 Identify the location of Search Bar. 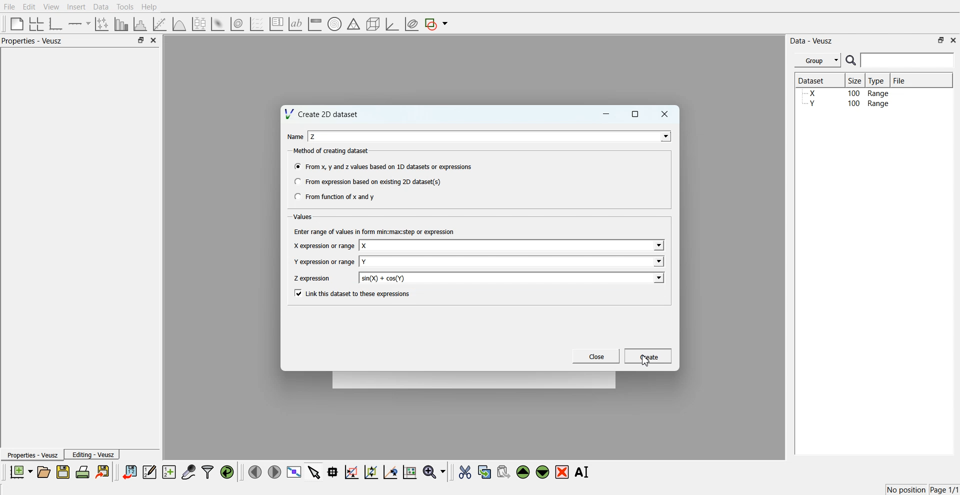
(900, 60).